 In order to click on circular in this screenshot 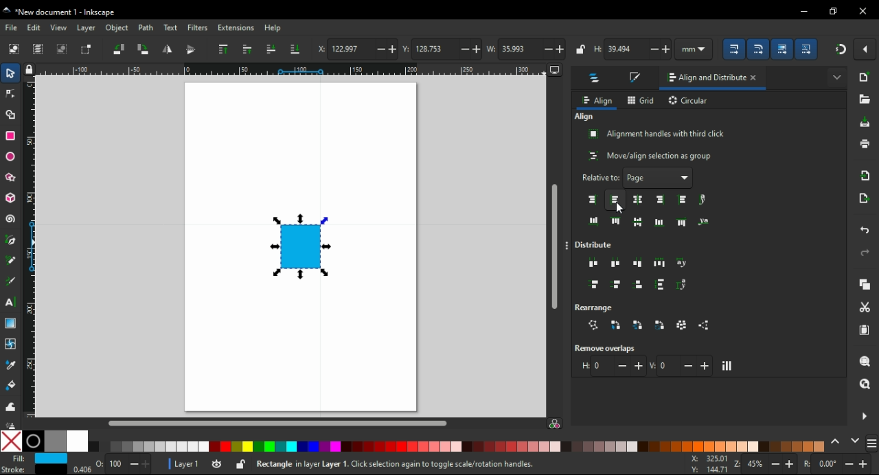, I will do `click(689, 101)`.